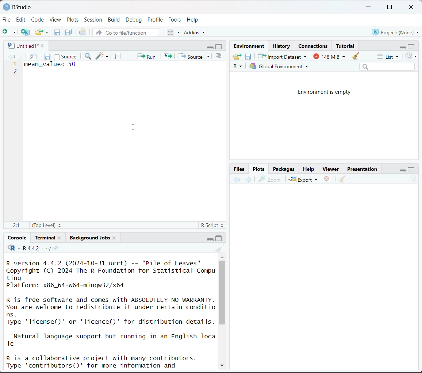  What do you see at coordinates (102, 56) in the screenshot?
I see `code tools` at bounding box center [102, 56].